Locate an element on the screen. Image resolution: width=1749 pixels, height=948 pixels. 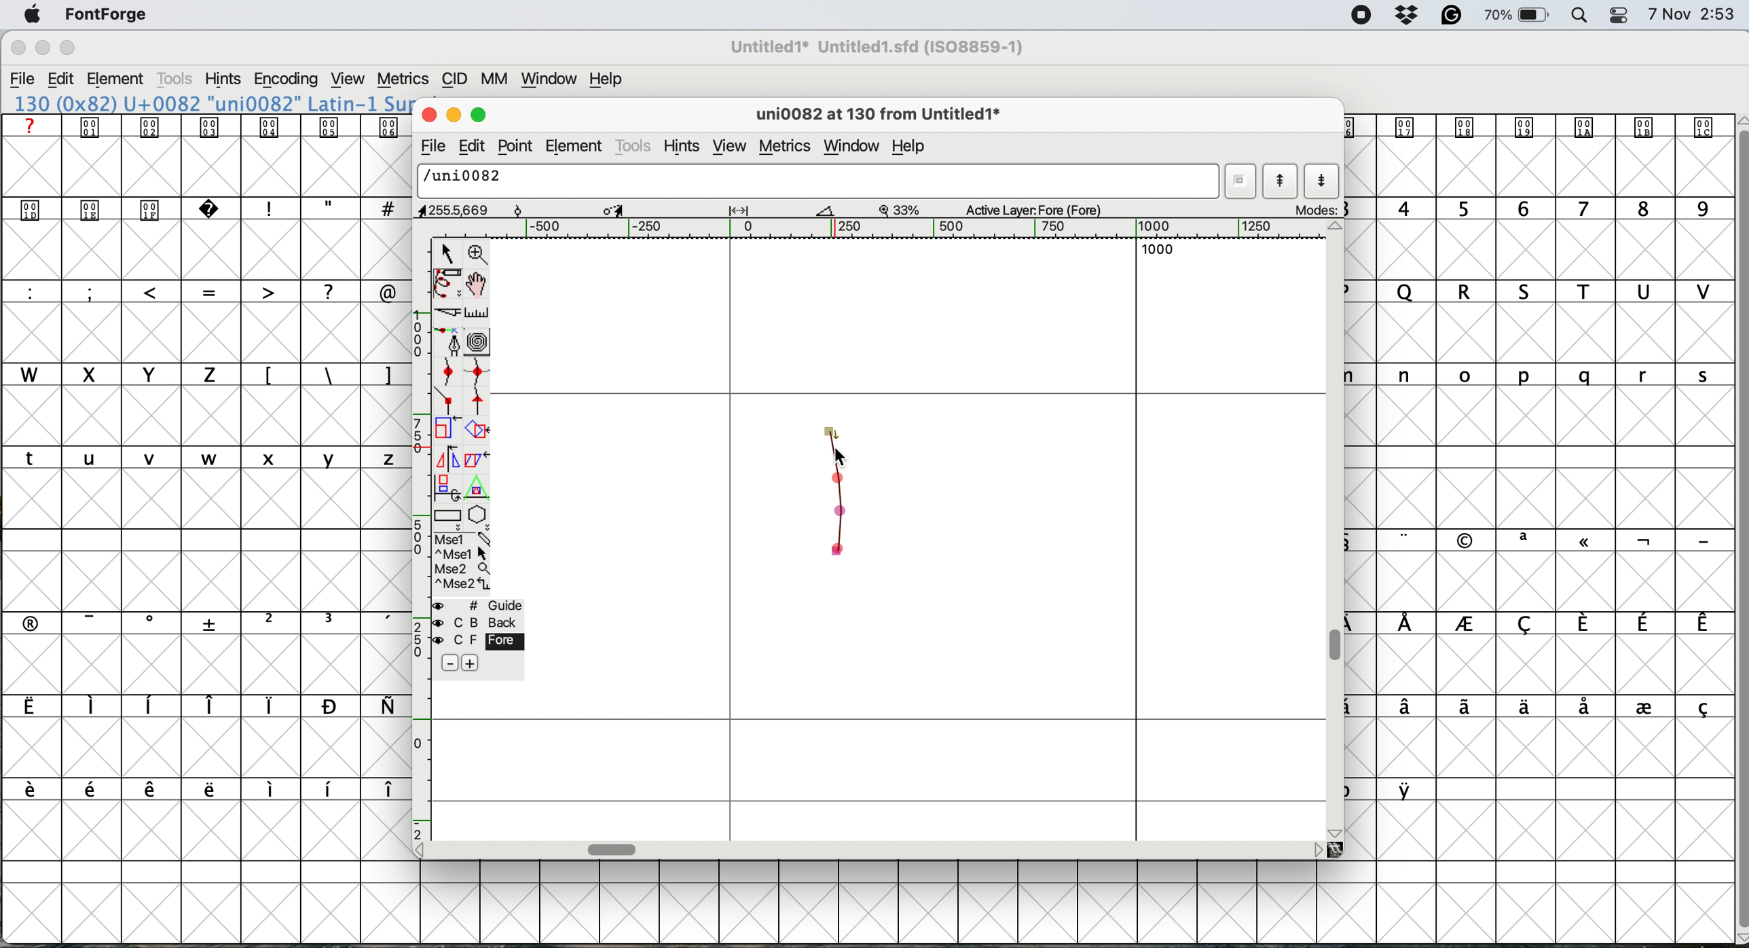
Untitled1 Untitled1.sfd (ISO8859-1) is located at coordinates (881, 47).